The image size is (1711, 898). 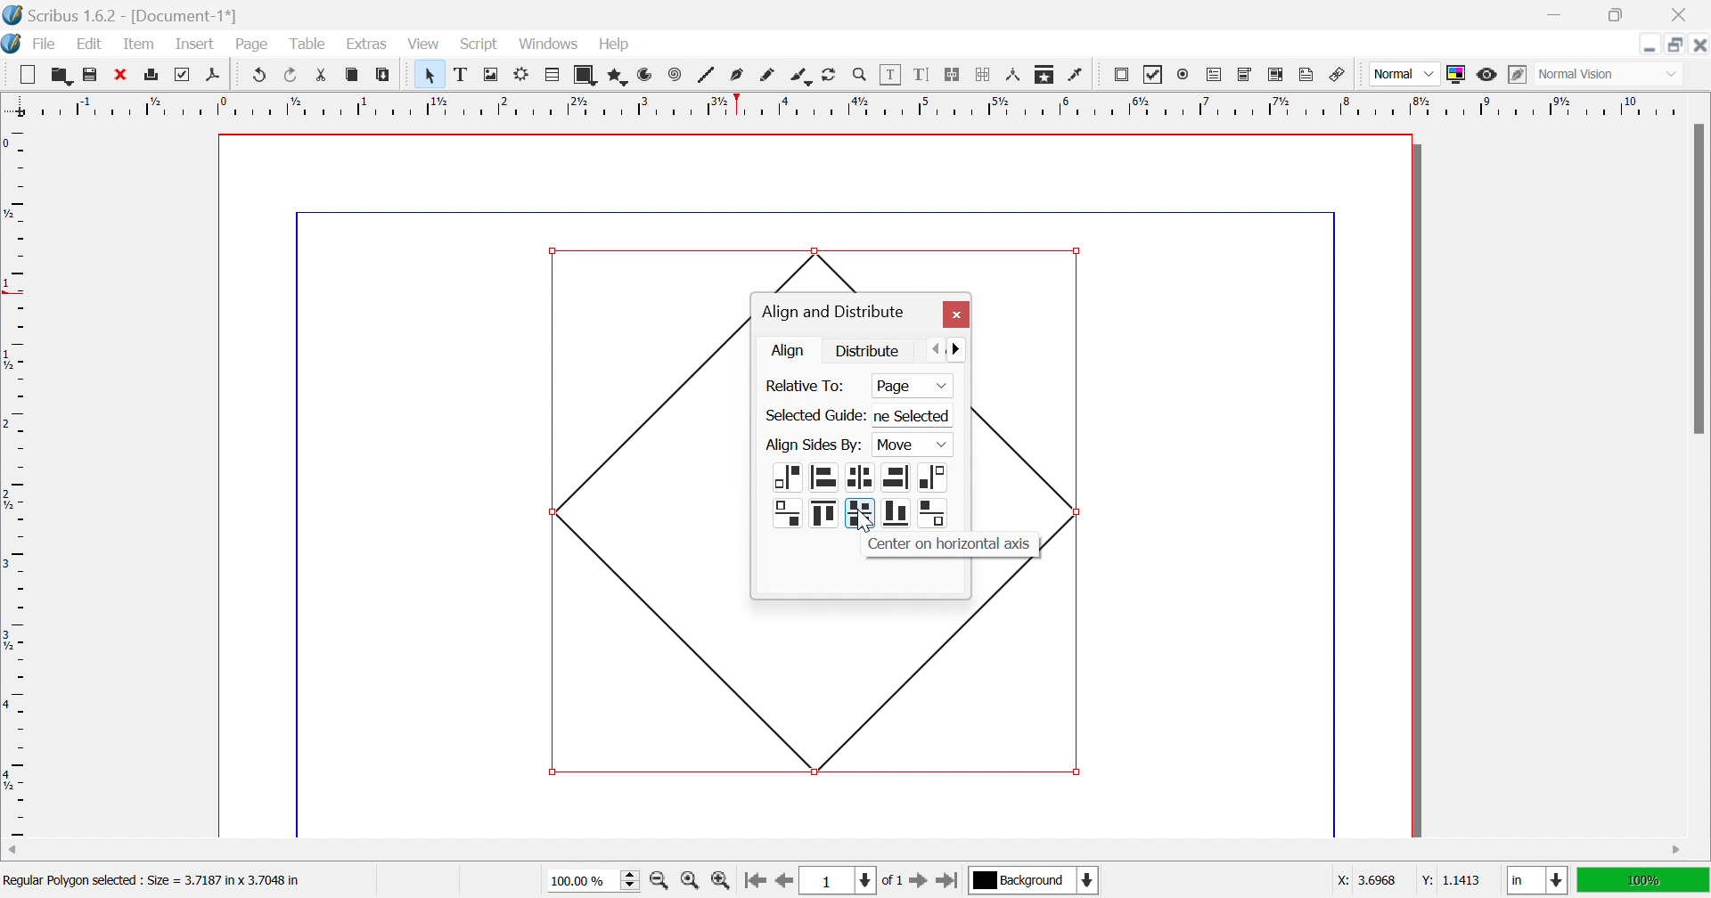 What do you see at coordinates (61, 74) in the screenshot?
I see `Open` at bounding box center [61, 74].